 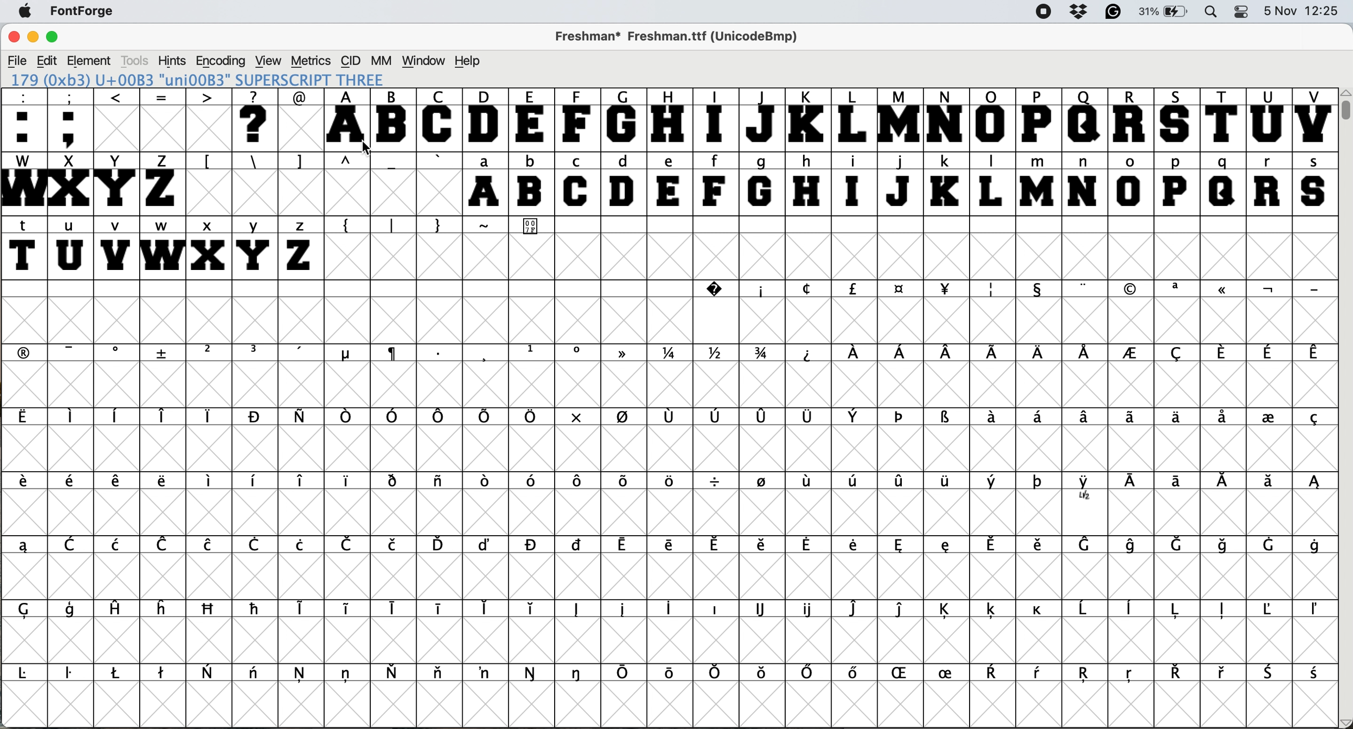 I want to click on symbol, so click(x=1086, y=353).